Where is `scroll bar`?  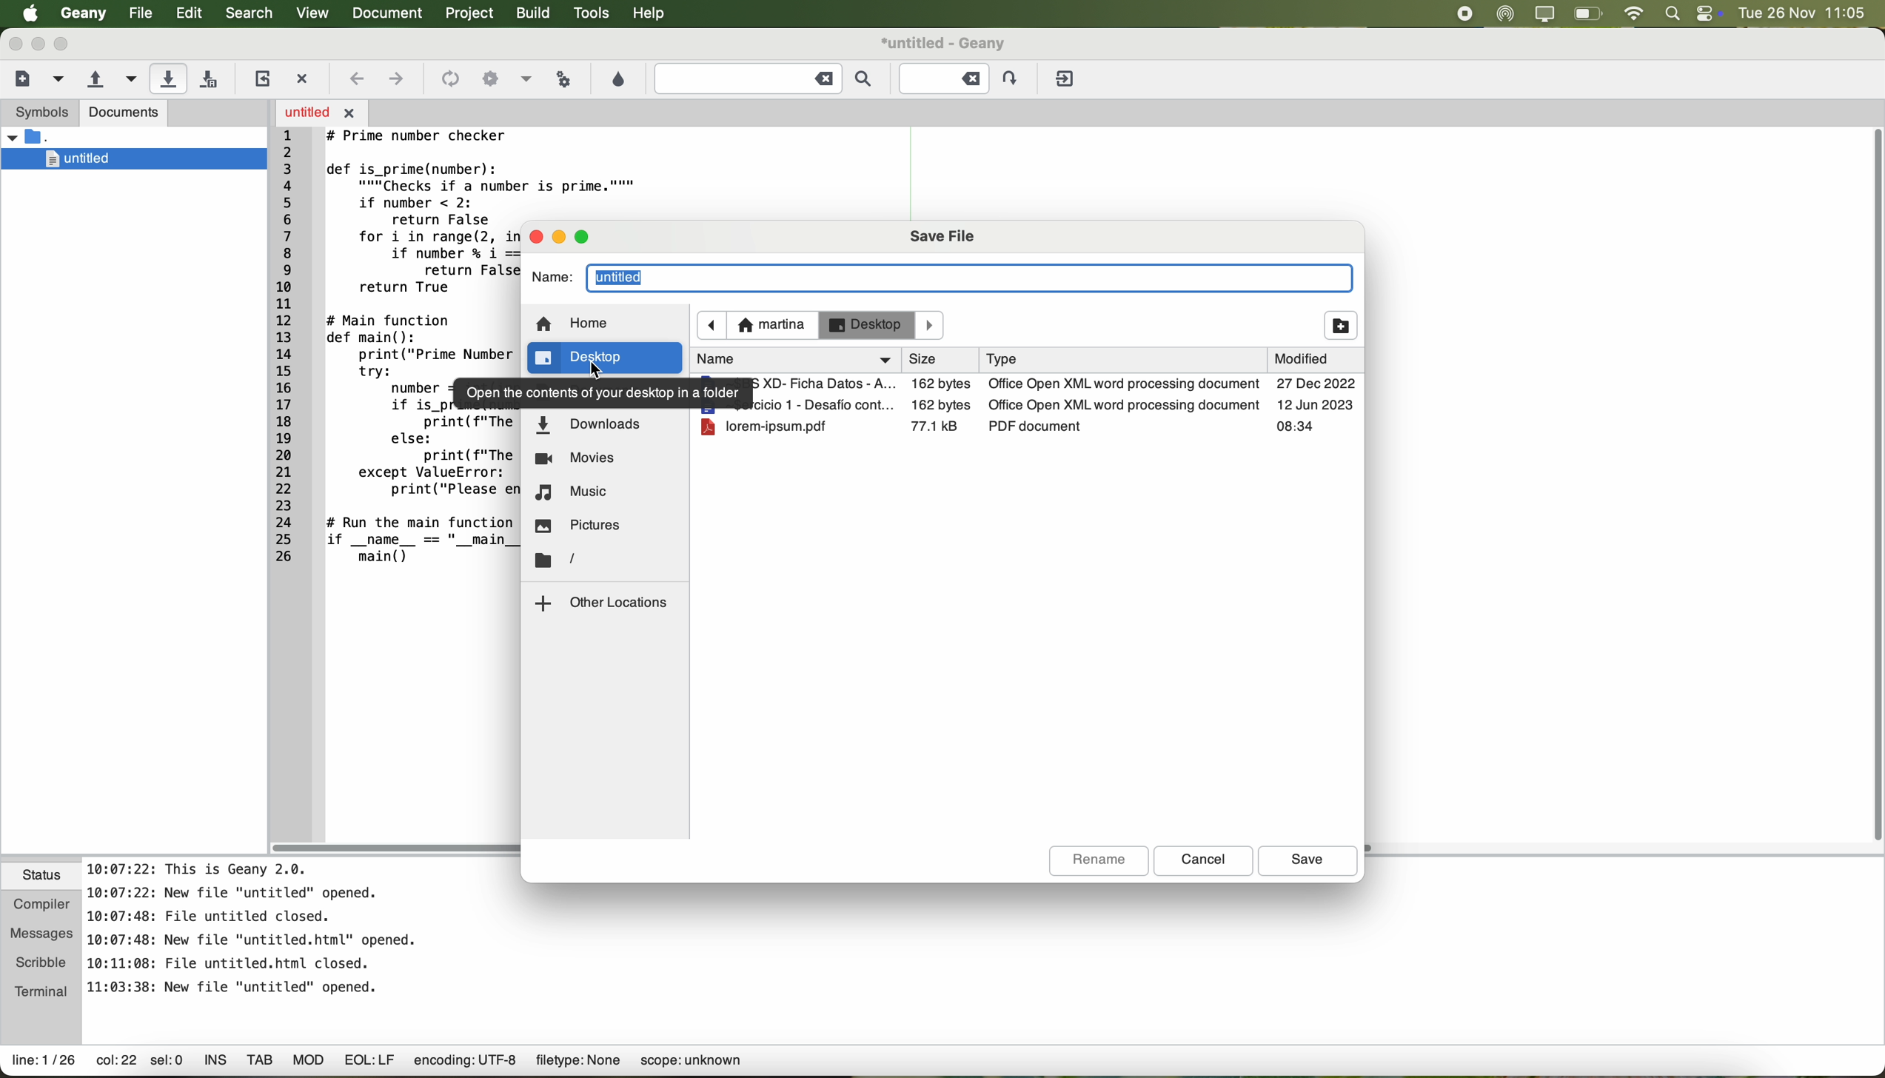
scroll bar is located at coordinates (397, 848).